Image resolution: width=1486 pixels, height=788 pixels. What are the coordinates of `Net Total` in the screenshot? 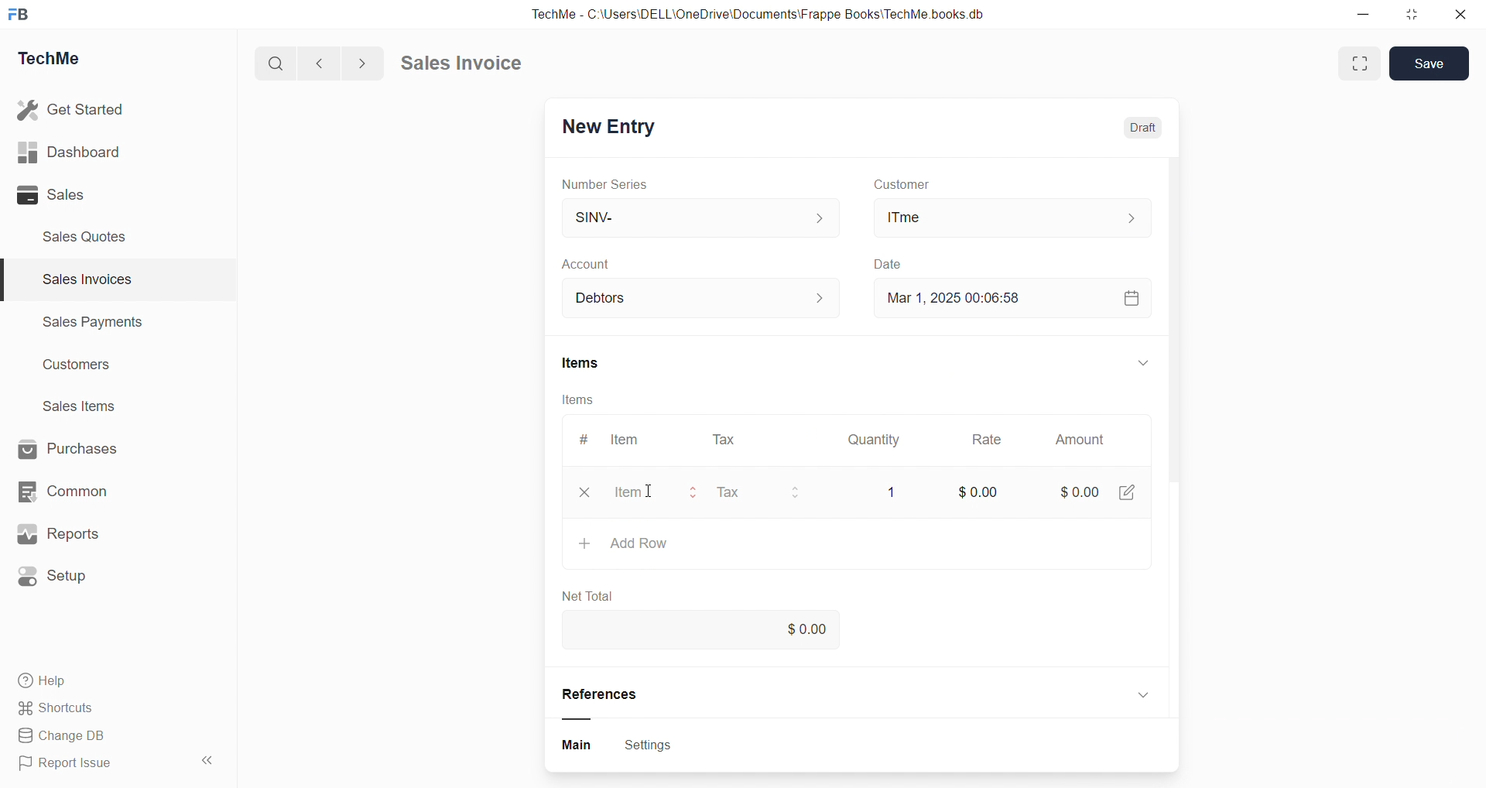 It's located at (593, 591).